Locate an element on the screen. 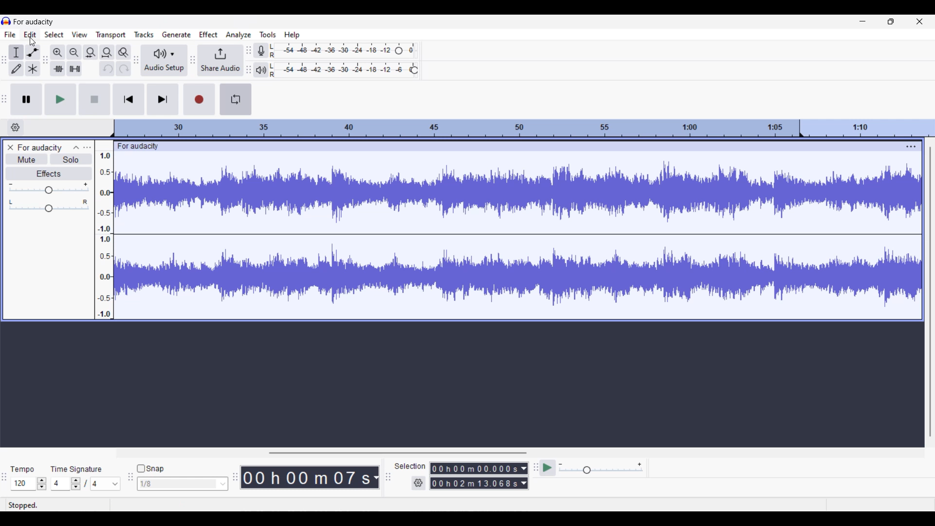  00 h 00 m 07 s is located at coordinates (306, 477).